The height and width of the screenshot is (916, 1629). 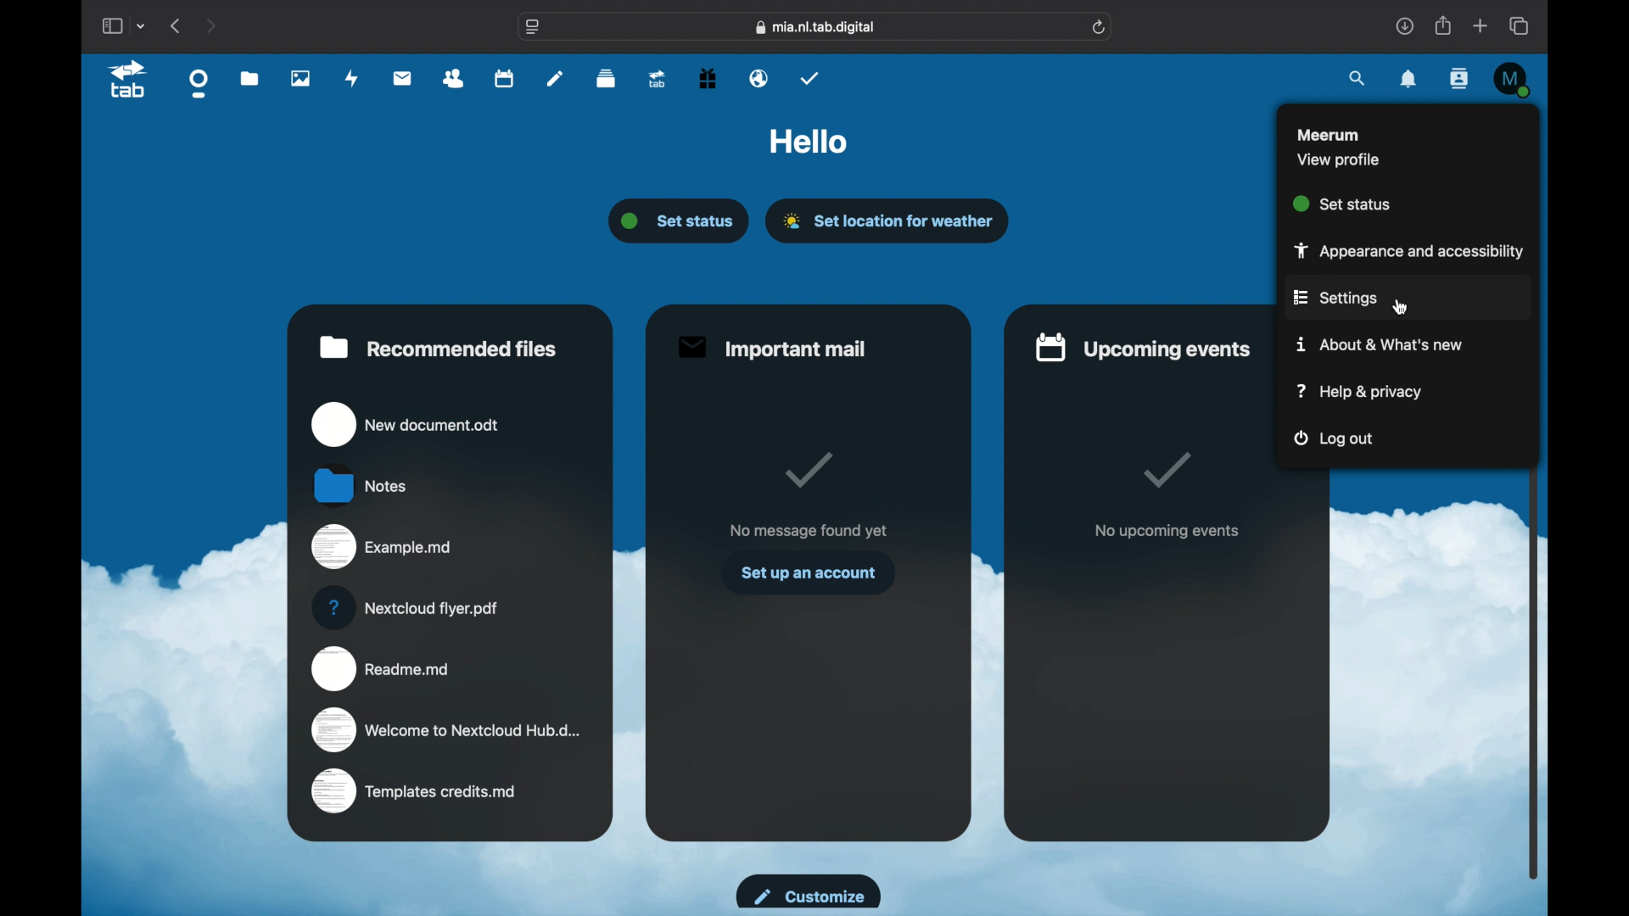 I want to click on templates, so click(x=413, y=790).